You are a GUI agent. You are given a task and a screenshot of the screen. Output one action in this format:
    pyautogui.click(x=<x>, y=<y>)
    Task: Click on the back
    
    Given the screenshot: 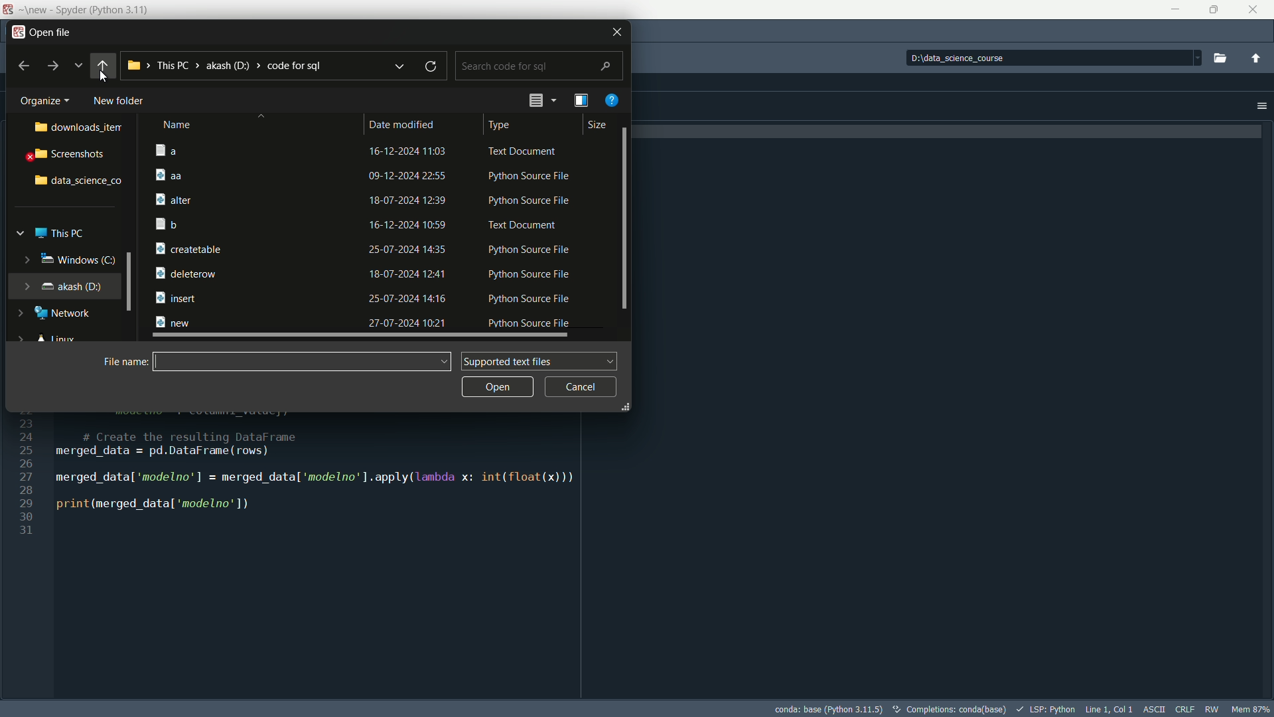 What is the action you would take?
    pyautogui.click(x=102, y=66)
    